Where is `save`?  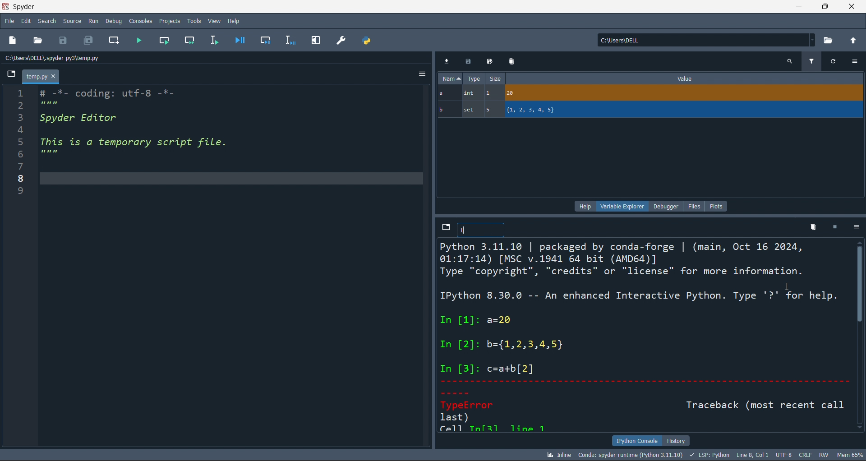 save is located at coordinates (66, 40).